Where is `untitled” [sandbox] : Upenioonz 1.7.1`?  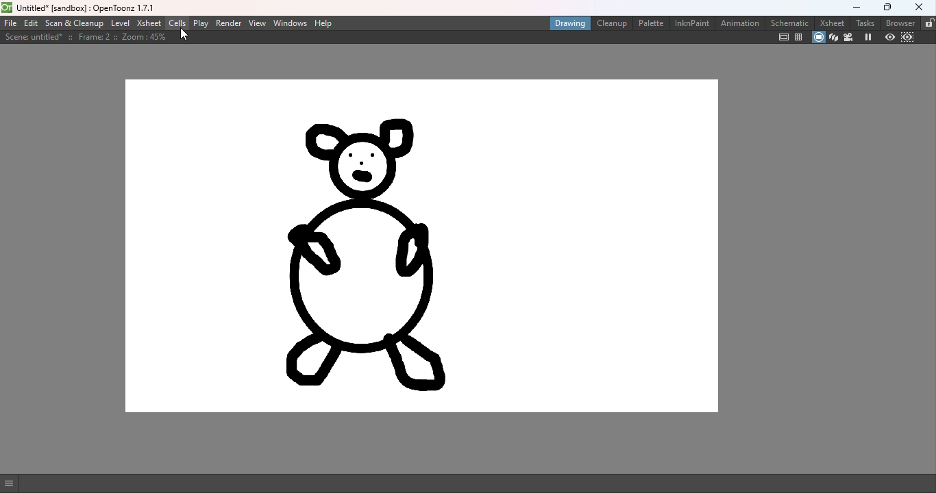 untitled” [sandbox] : Upenioonz 1.7.1 is located at coordinates (95, 8).